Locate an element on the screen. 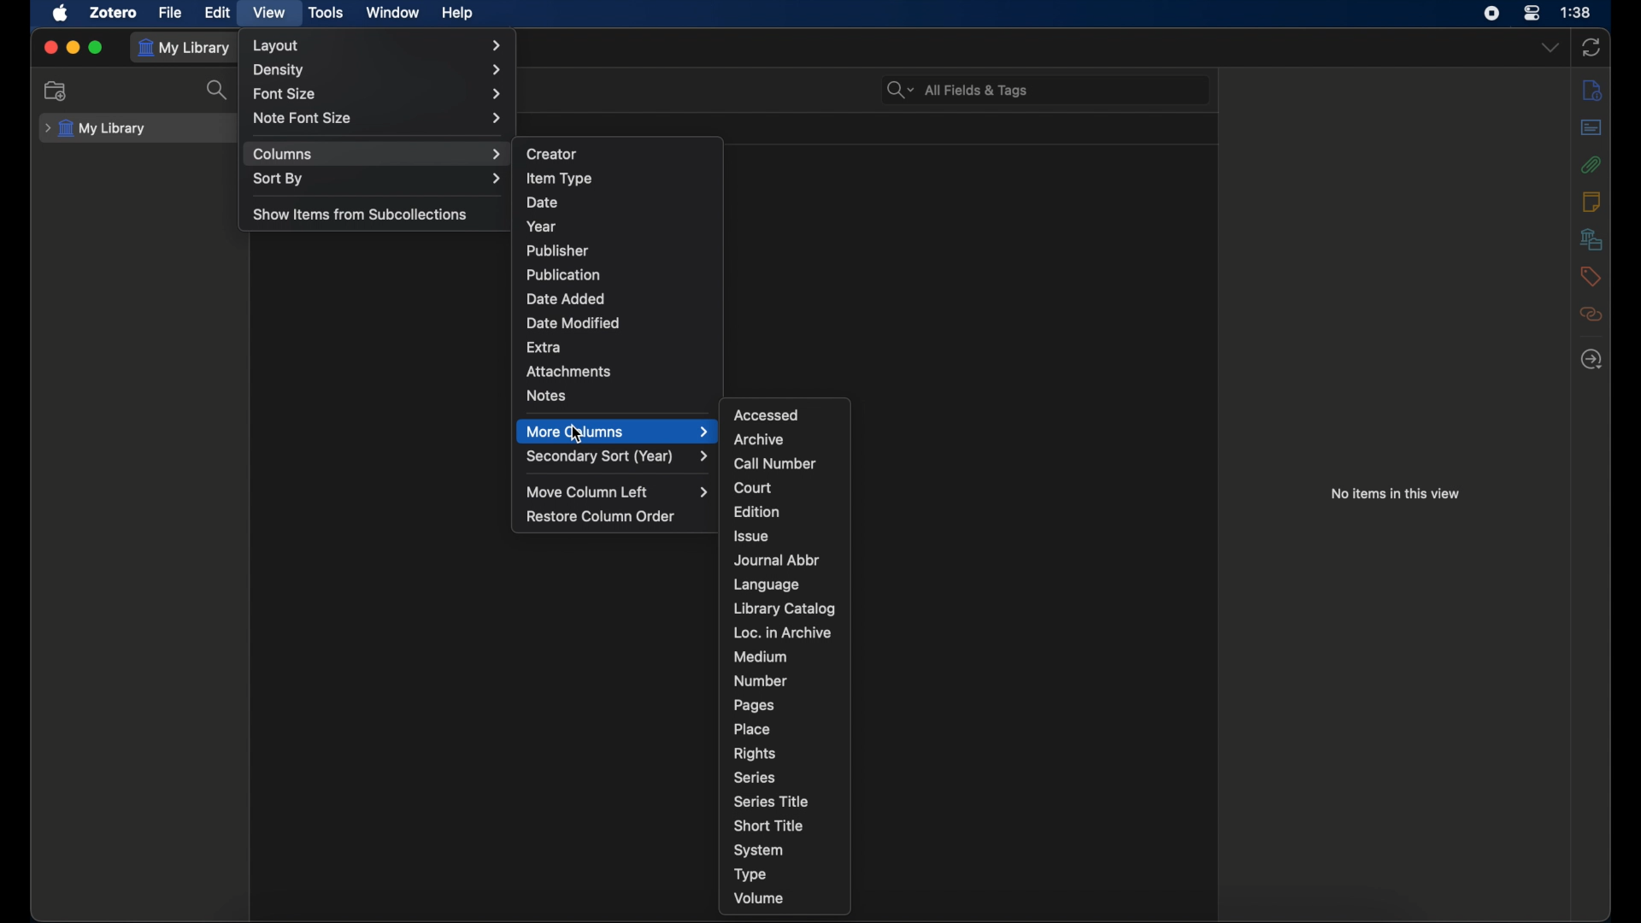  density is located at coordinates (379, 70).